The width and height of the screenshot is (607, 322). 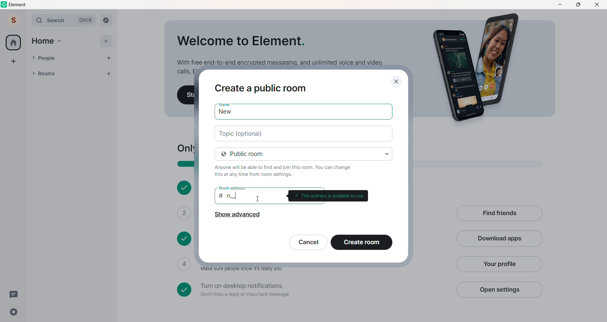 What do you see at coordinates (224, 103) in the screenshot?
I see ` Name` at bounding box center [224, 103].